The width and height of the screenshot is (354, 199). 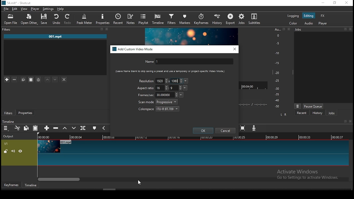 I want to click on timeline menu, so click(x=7, y=128).